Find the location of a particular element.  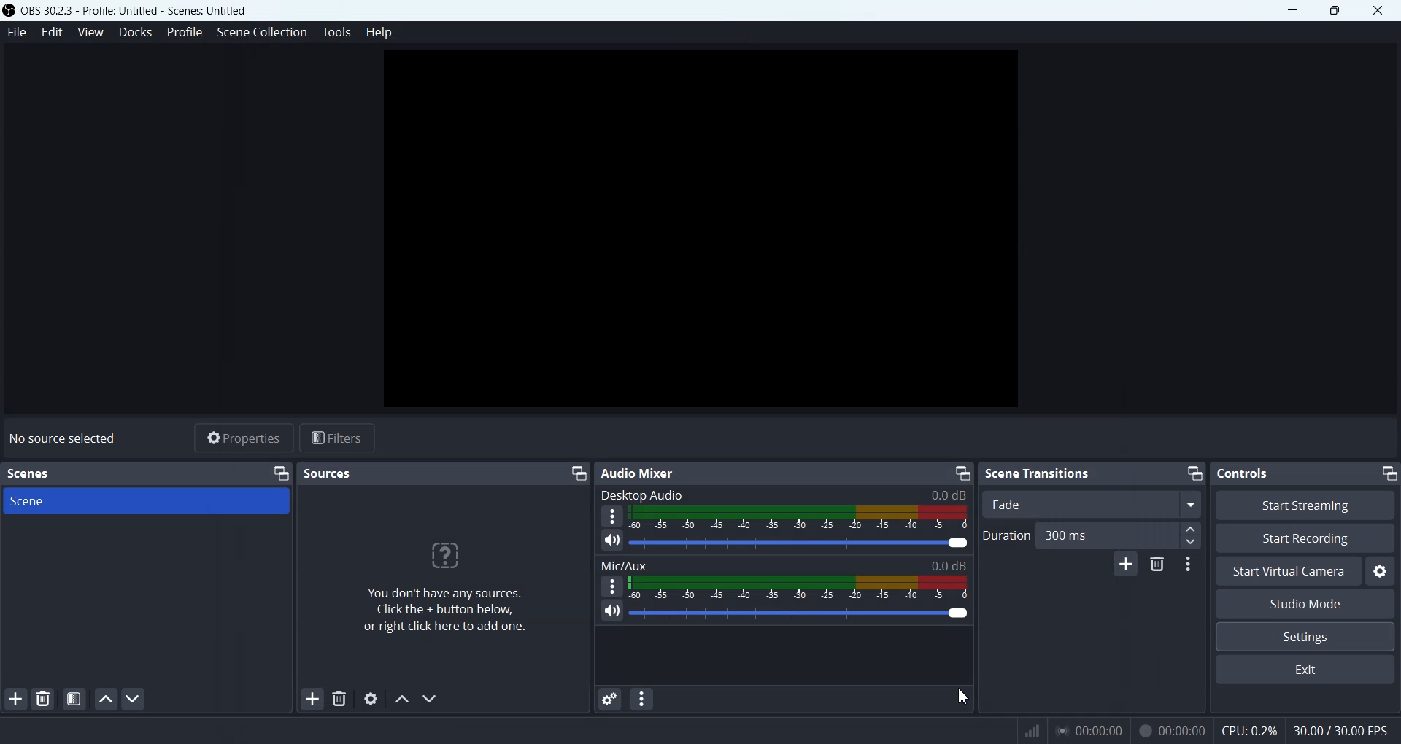

You don't have any sources.
Click the + button below,
or right click here to add one. is located at coordinates (437, 592).